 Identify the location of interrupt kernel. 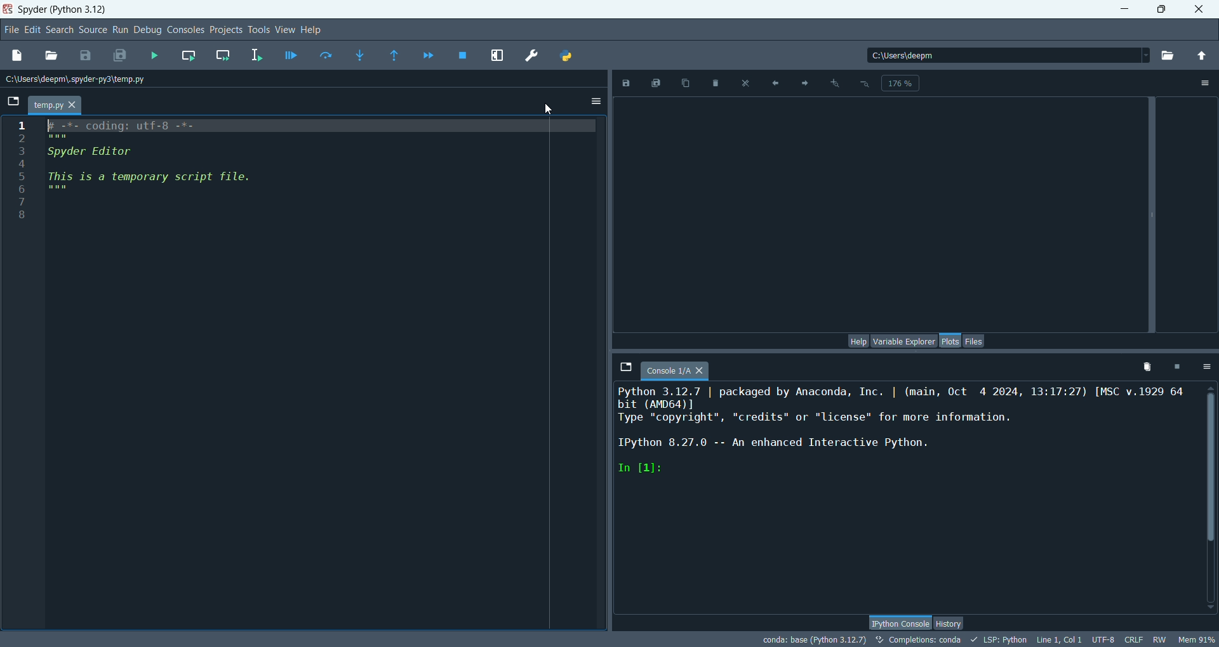
(1179, 366).